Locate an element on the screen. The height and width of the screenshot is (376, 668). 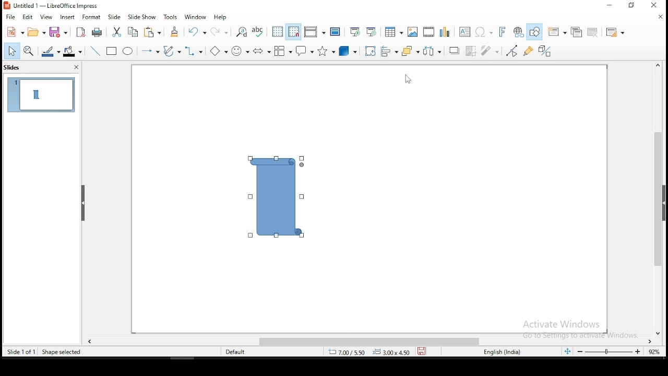
undo is located at coordinates (196, 32).